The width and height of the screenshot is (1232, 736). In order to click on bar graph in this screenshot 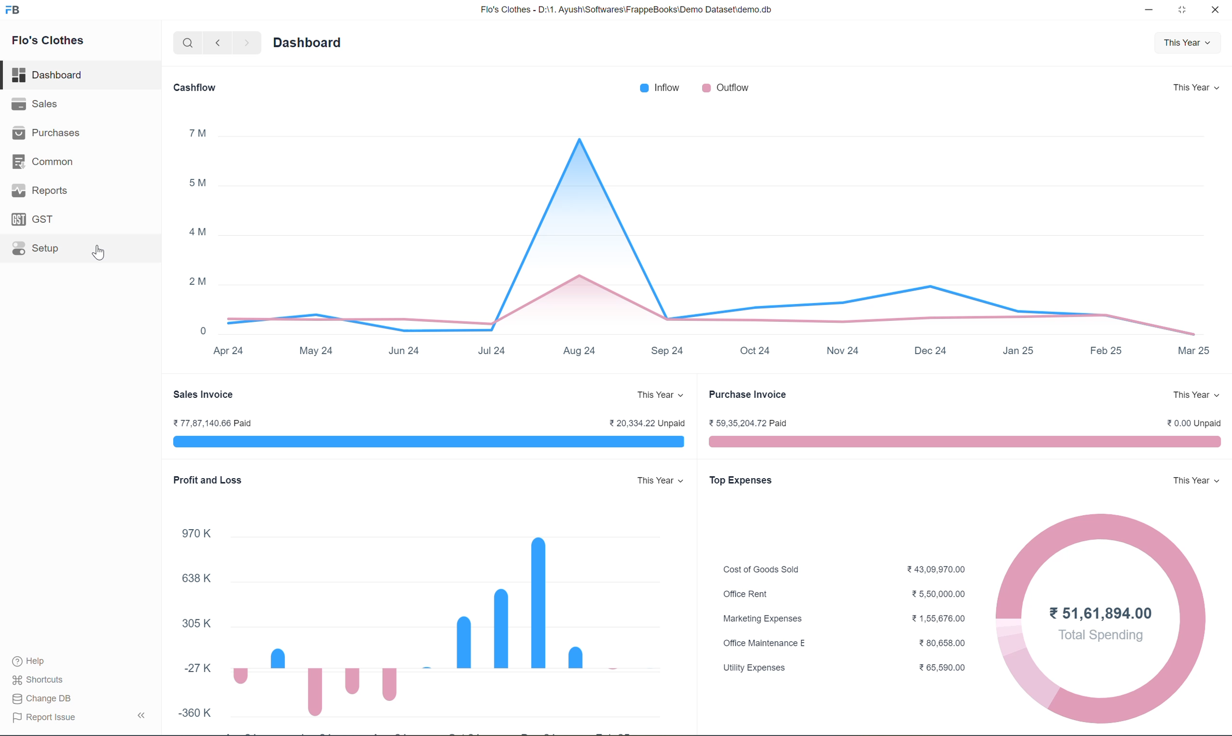, I will do `click(445, 621)`.